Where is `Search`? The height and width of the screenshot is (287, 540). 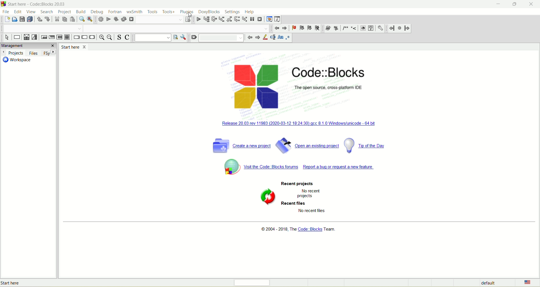 Search is located at coordinates (160, 20).